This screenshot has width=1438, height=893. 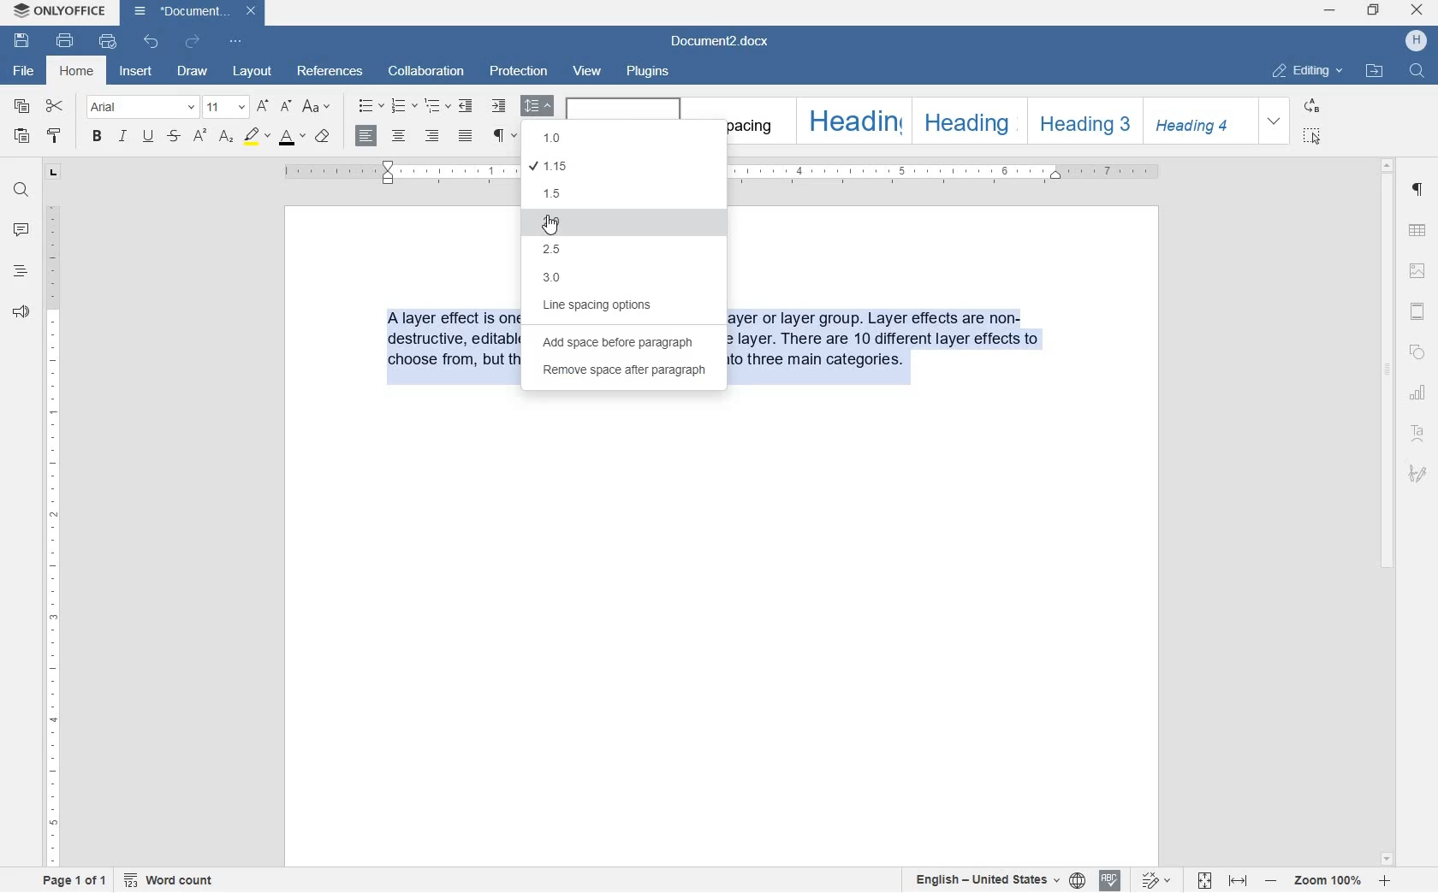 What do you see at coordinates (291, 138) in the screenshot?
I see `font color` at bounding box center [291, 138].